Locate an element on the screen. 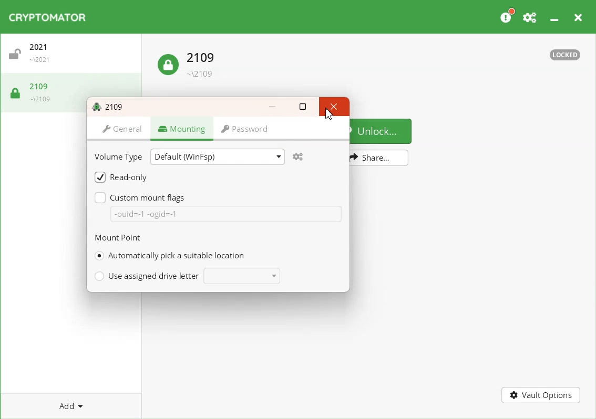 This screenshot has width=596, height=419. Password is located at coordinates (246, 131).